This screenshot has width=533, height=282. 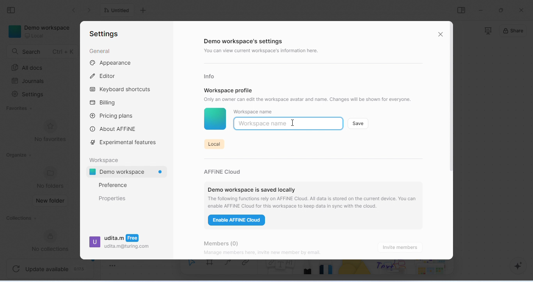 I want to click on close, so click(x=441, y=34).